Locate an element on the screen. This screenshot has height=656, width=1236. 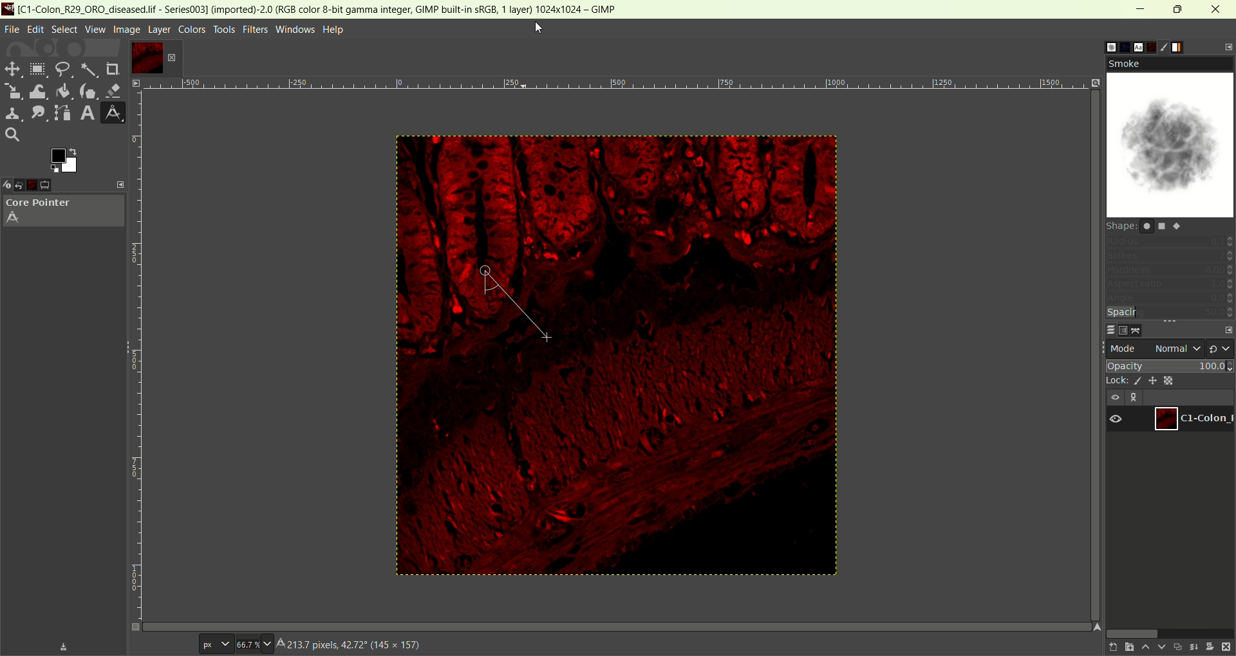
save is located at coordinates (64, 647).